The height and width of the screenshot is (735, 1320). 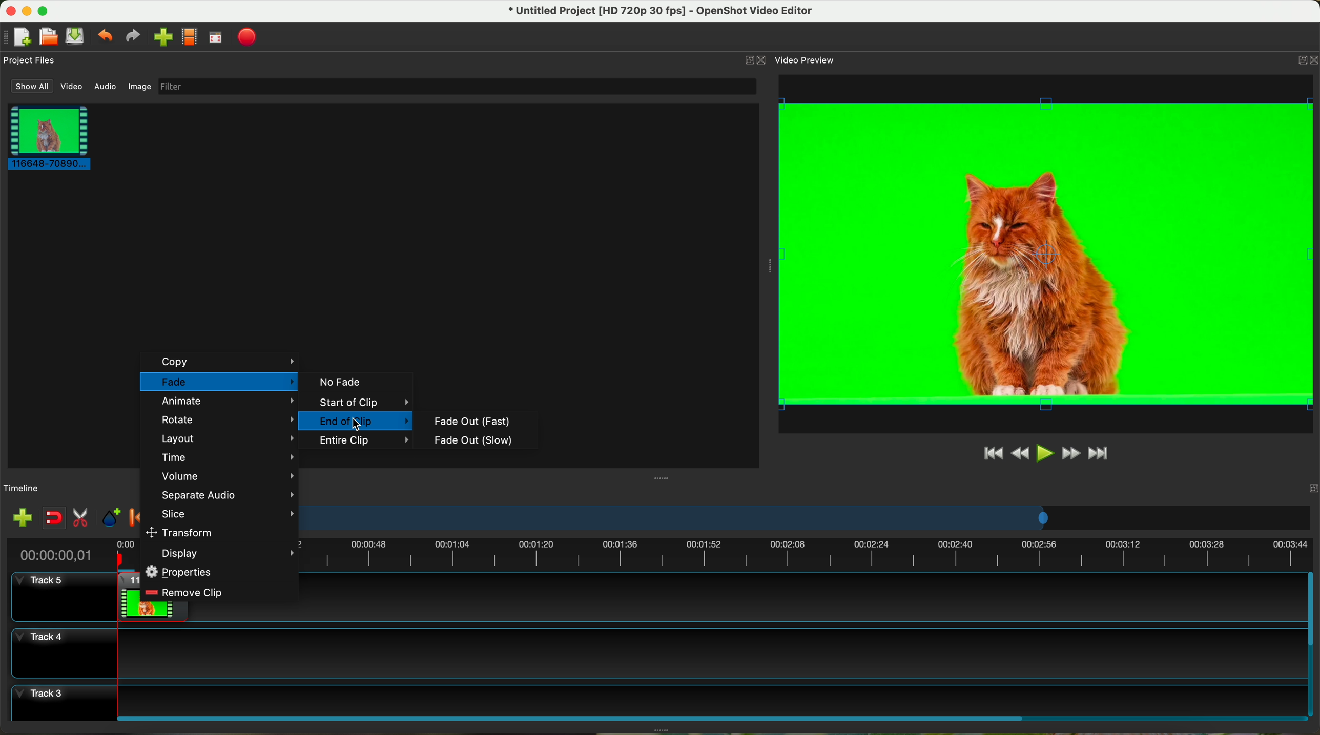 What do you see at coordinates (657, 698) in the screenshot?
I see `track 3` at bounding box center [657, 698].